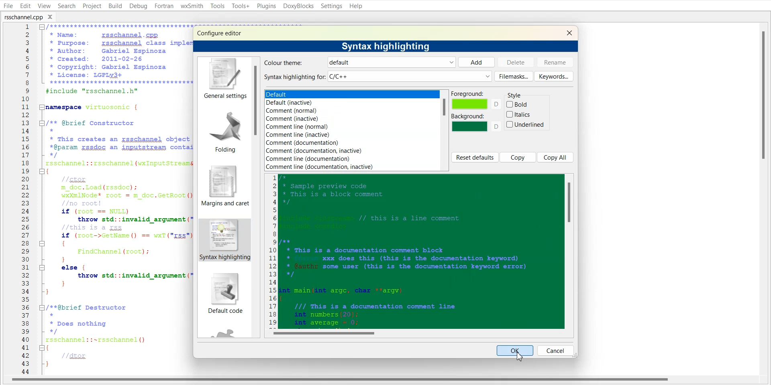 This screenshot has width=771, height=385. What do you see at coordinates (139, 6) in the screenshot?
I see `Debug` at bounding box center [139, 6].